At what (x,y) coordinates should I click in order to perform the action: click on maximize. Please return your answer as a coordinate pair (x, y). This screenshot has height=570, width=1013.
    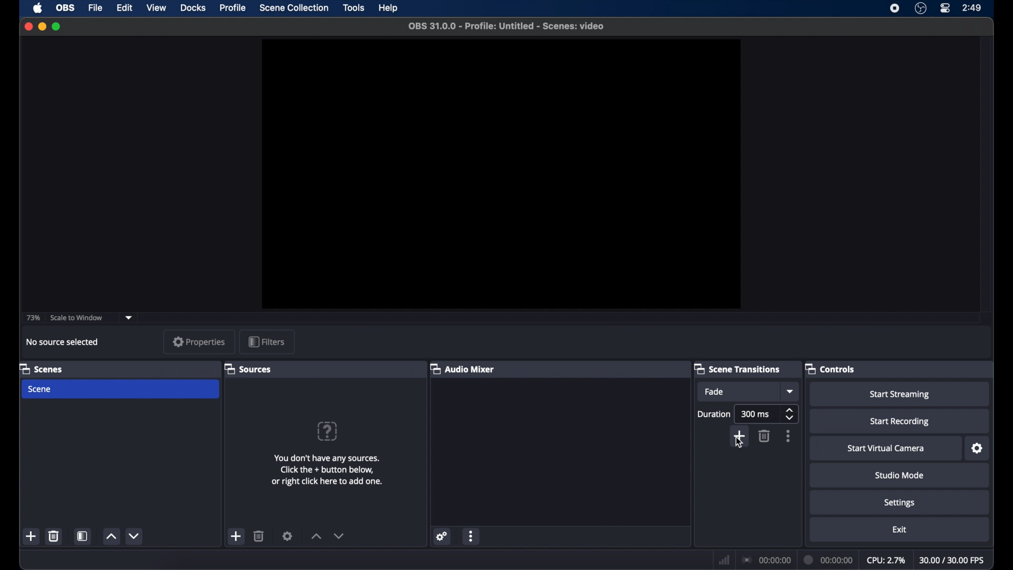
    Looking at the image, I should click on (57, 27).